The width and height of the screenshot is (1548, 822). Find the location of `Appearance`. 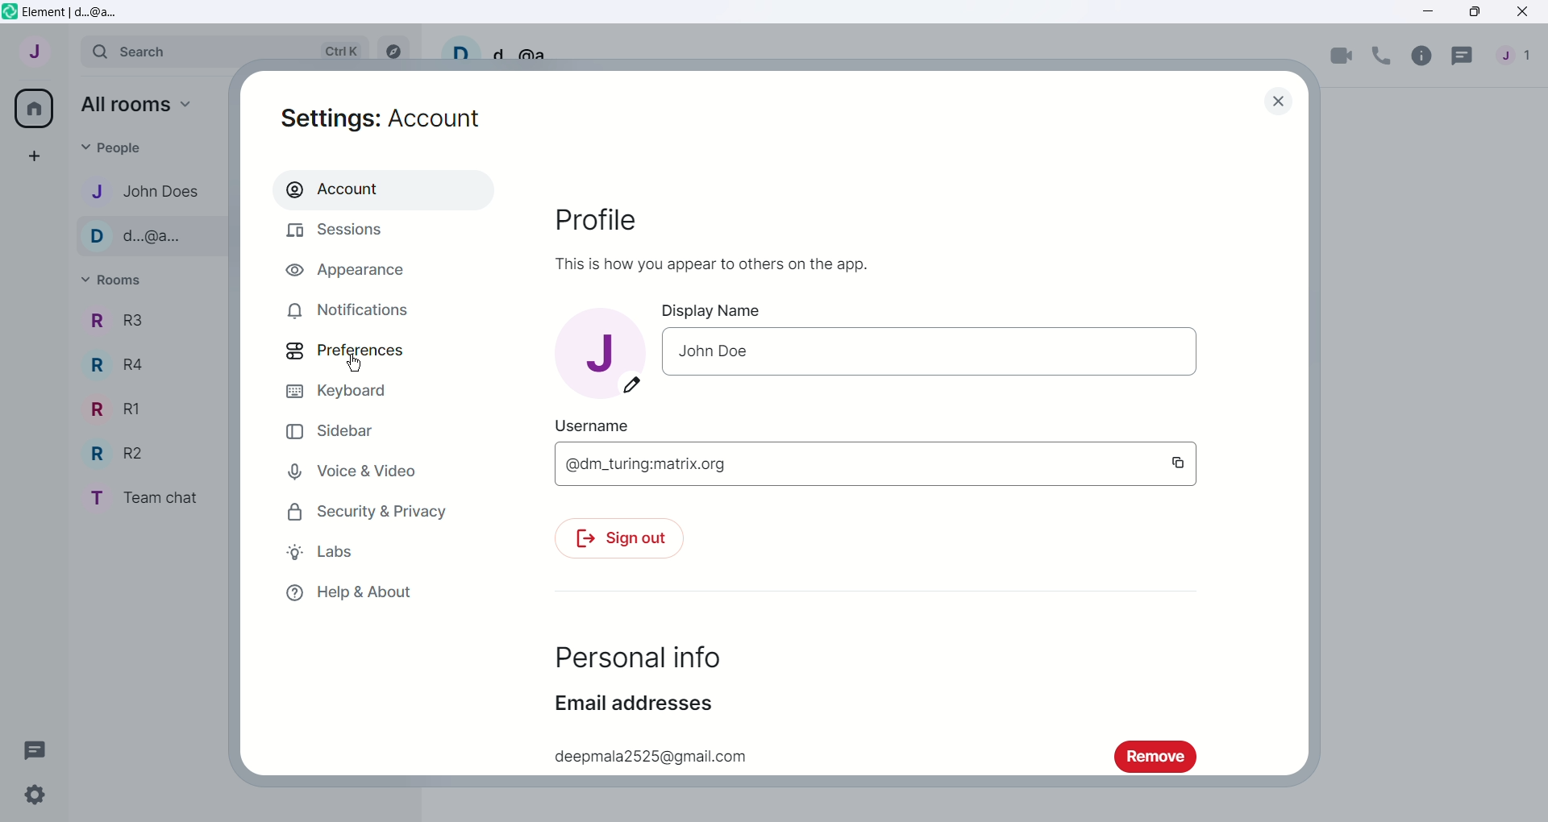

Appearance is located at coordinates (379, 268).